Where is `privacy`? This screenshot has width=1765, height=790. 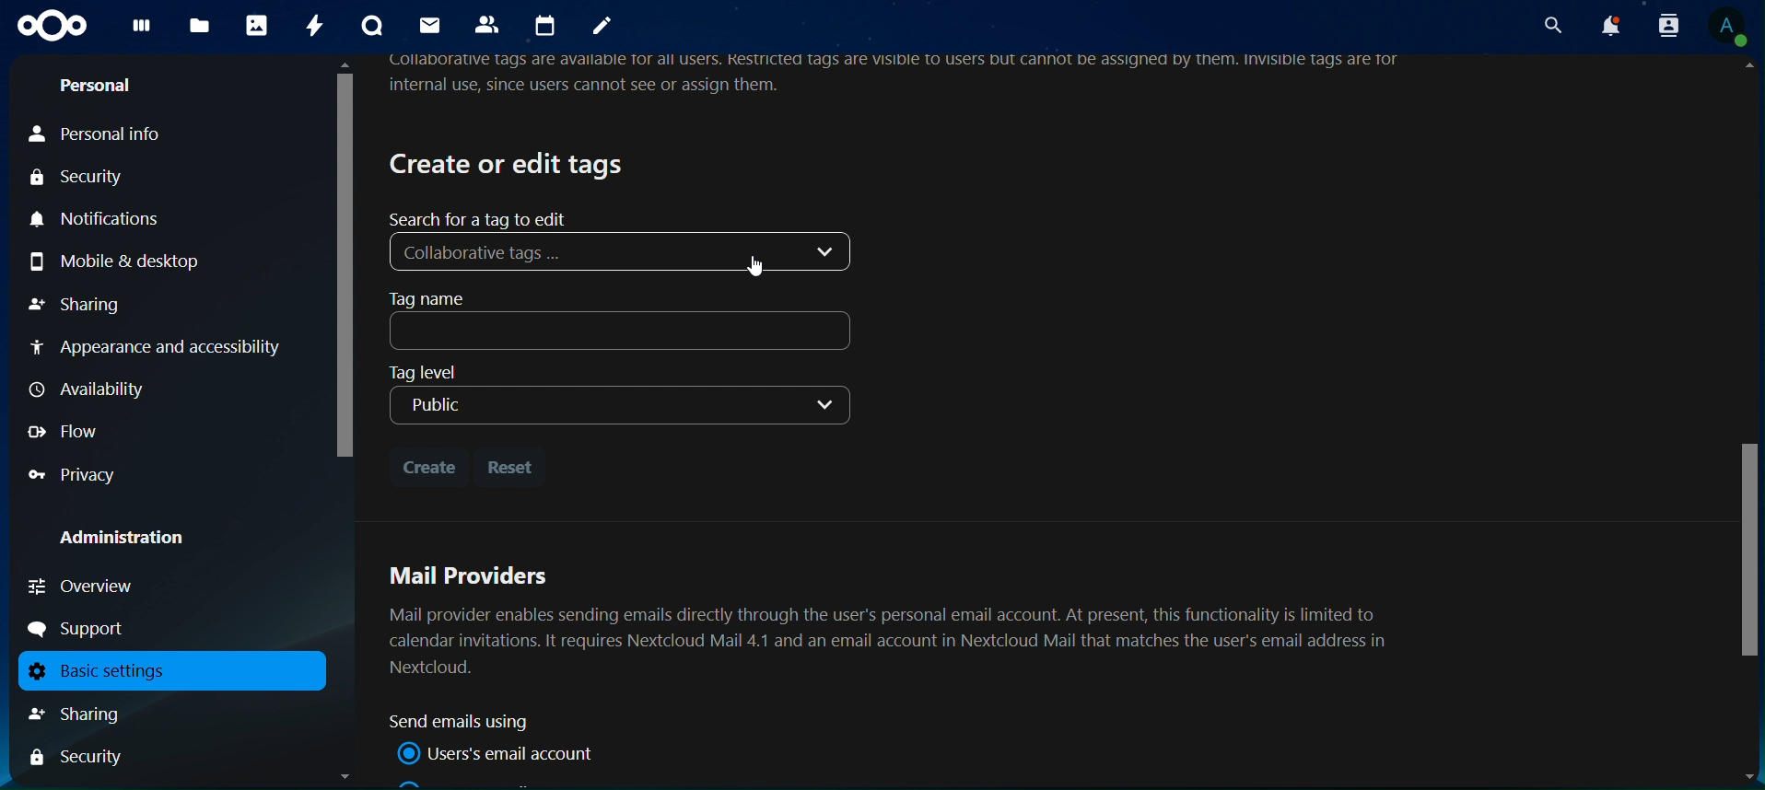 privacy is located at coordinates (74, 475).